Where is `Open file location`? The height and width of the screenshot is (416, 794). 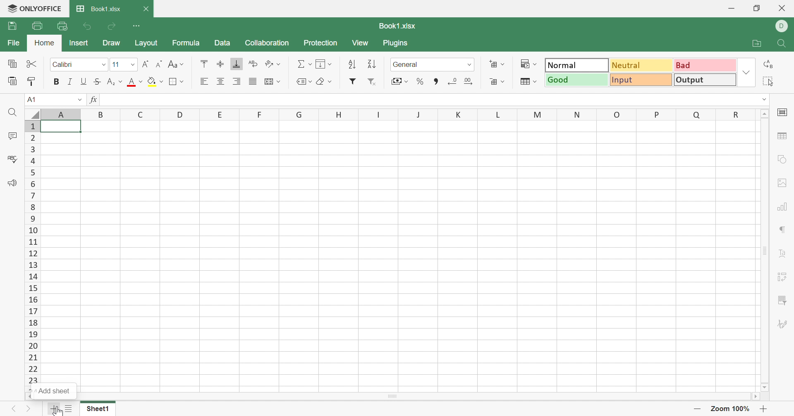 Open file location is located at coordinates (757, 44).